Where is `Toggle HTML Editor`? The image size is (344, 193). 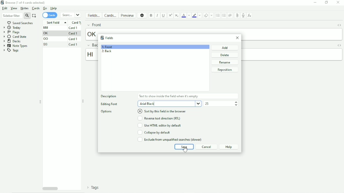
Toggle HTML Editor is located at coordinates (338, 25).